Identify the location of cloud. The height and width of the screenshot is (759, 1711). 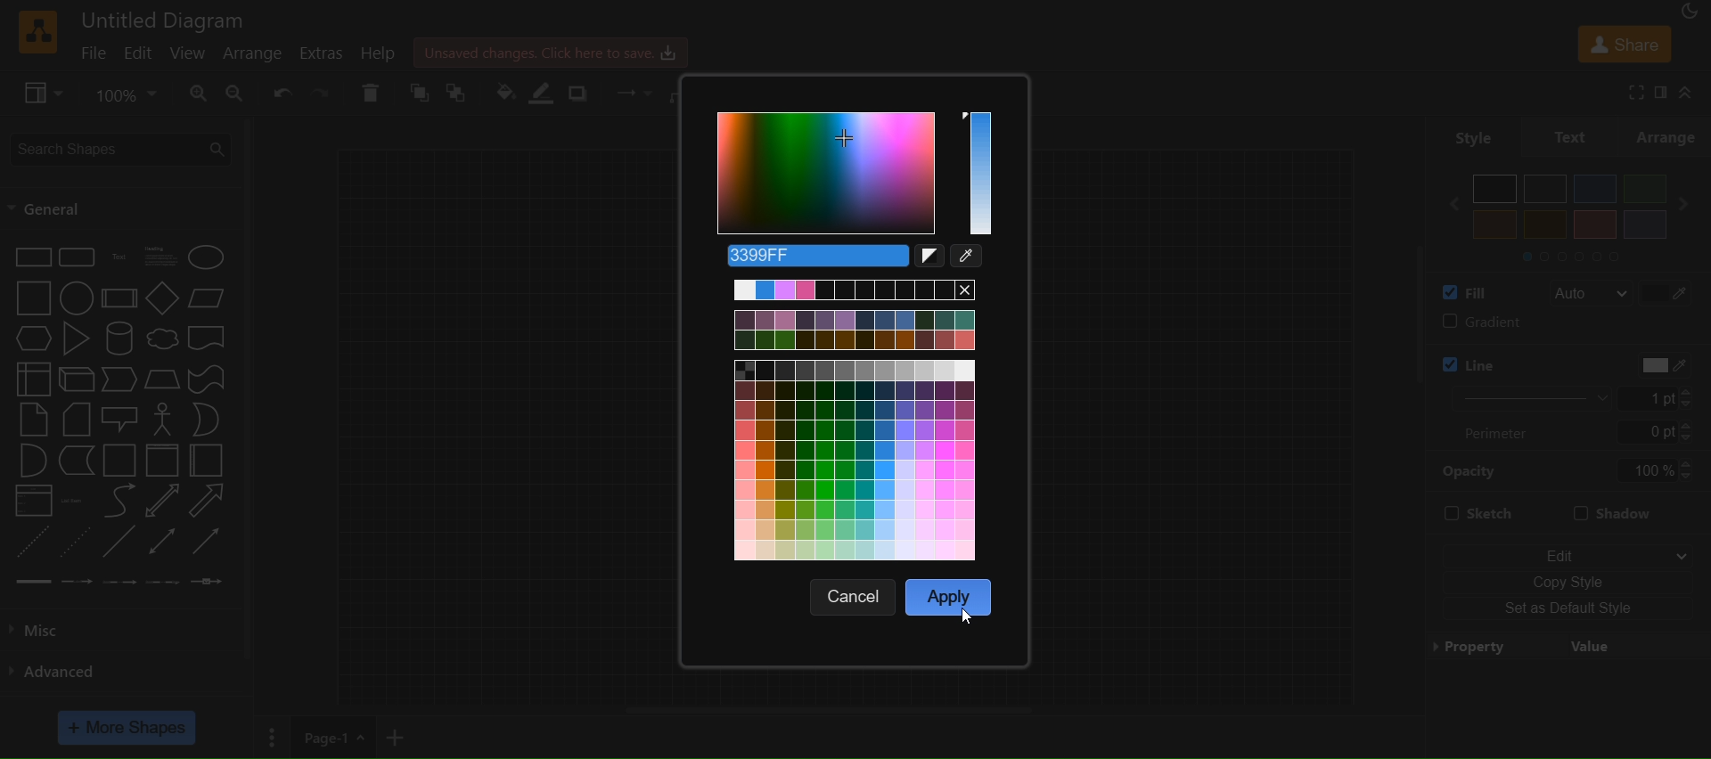
(162, 340).